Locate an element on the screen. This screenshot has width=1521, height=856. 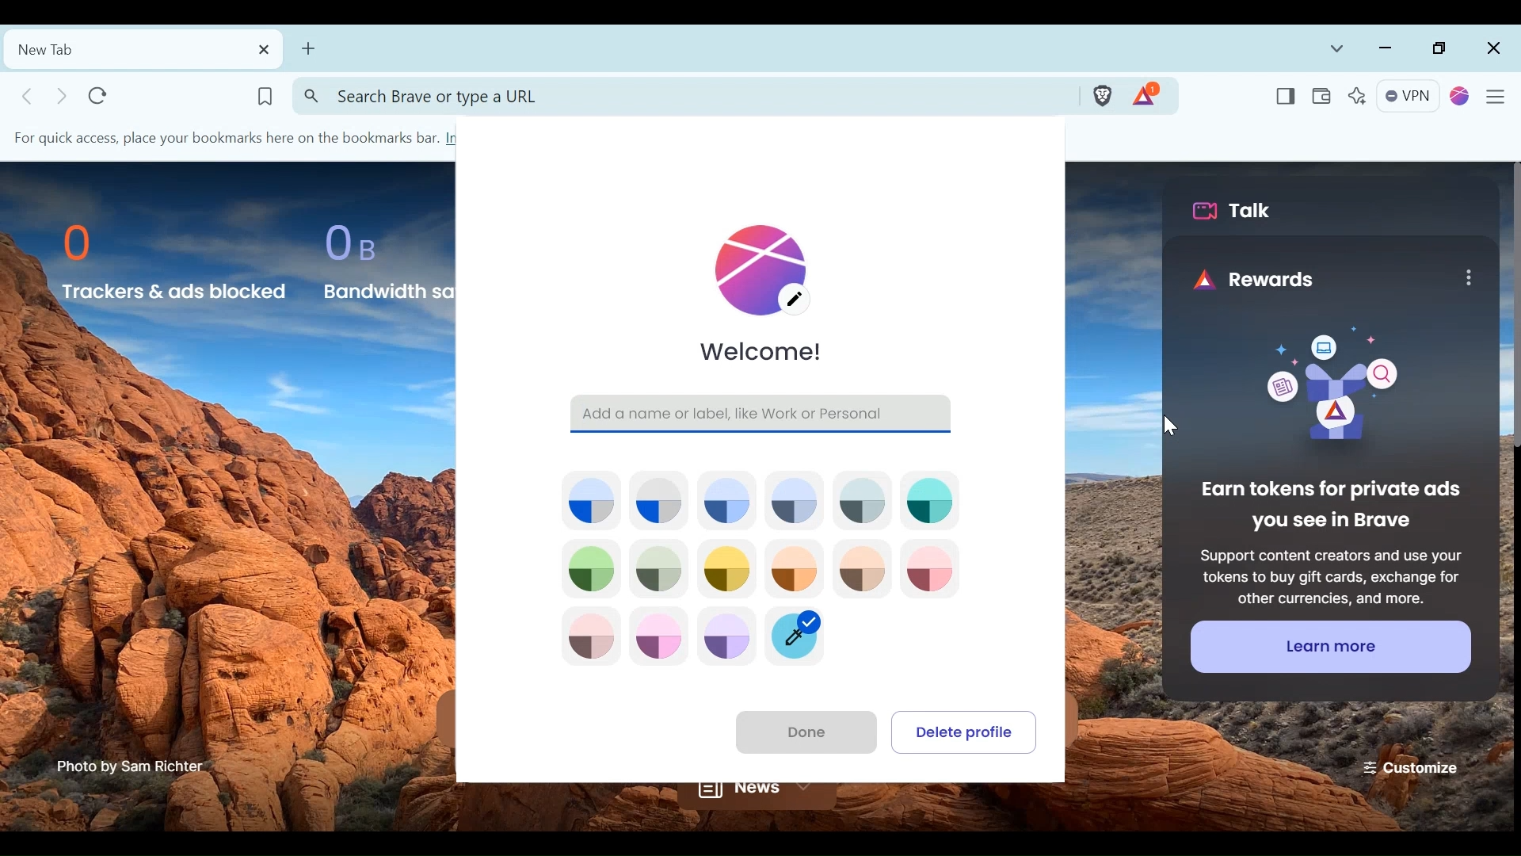
Leo AI is located at coordinates (1356, 97).